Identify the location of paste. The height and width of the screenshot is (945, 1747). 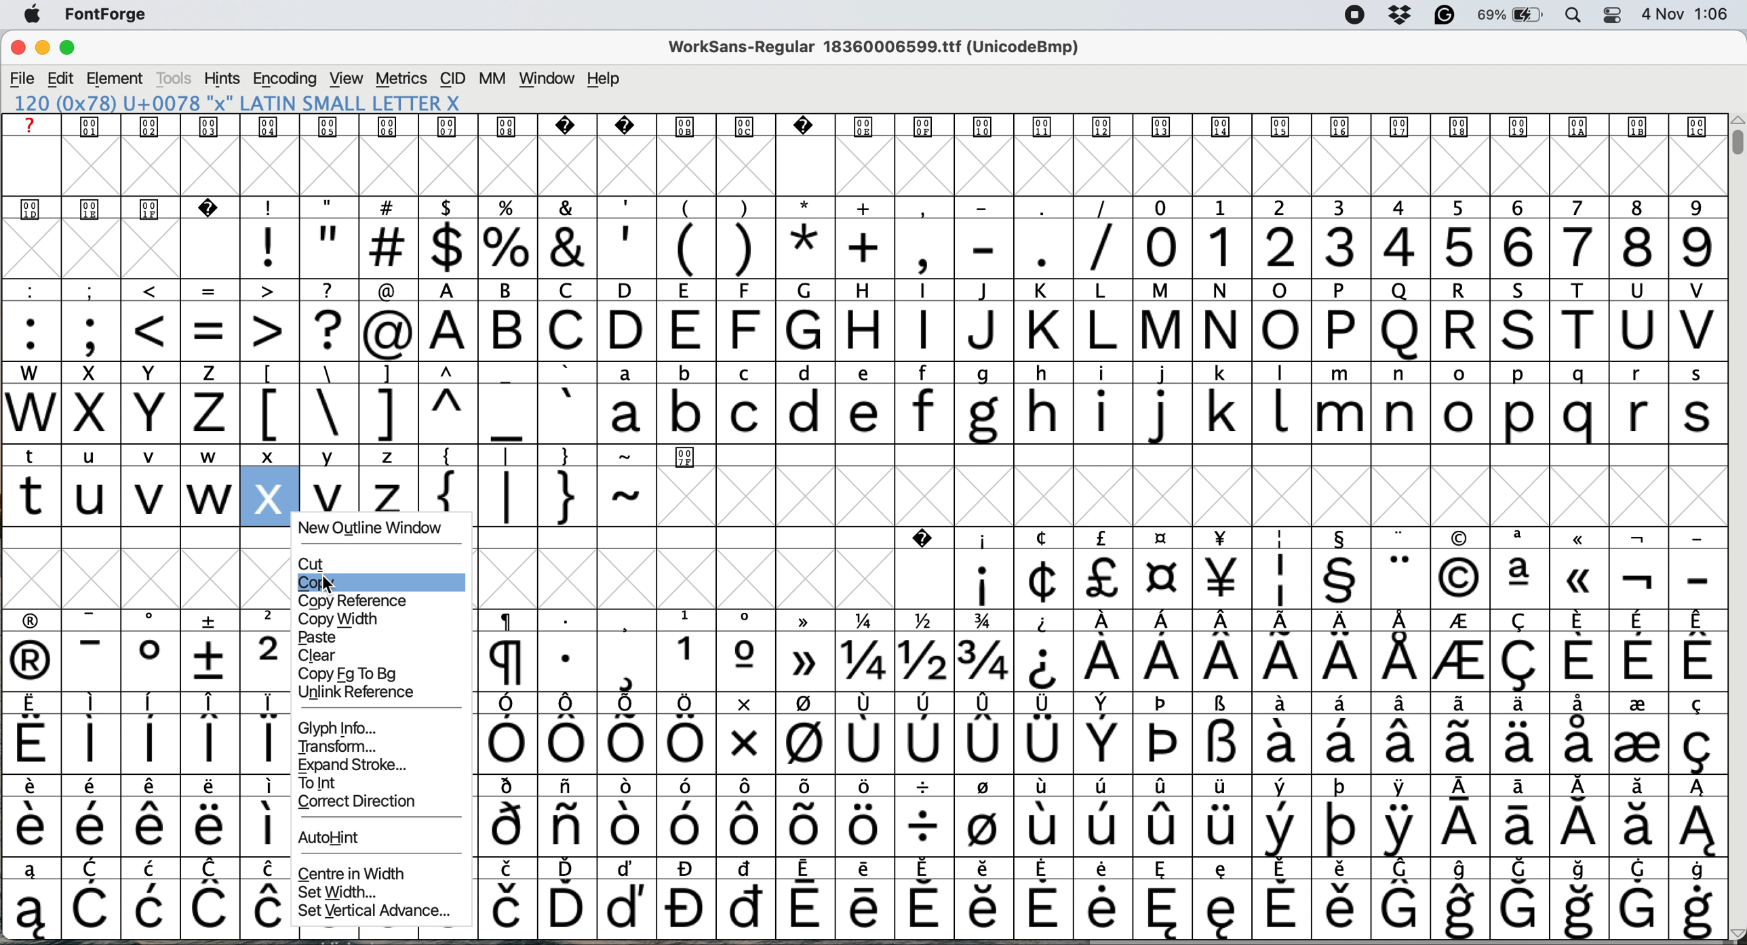
(324, 637).